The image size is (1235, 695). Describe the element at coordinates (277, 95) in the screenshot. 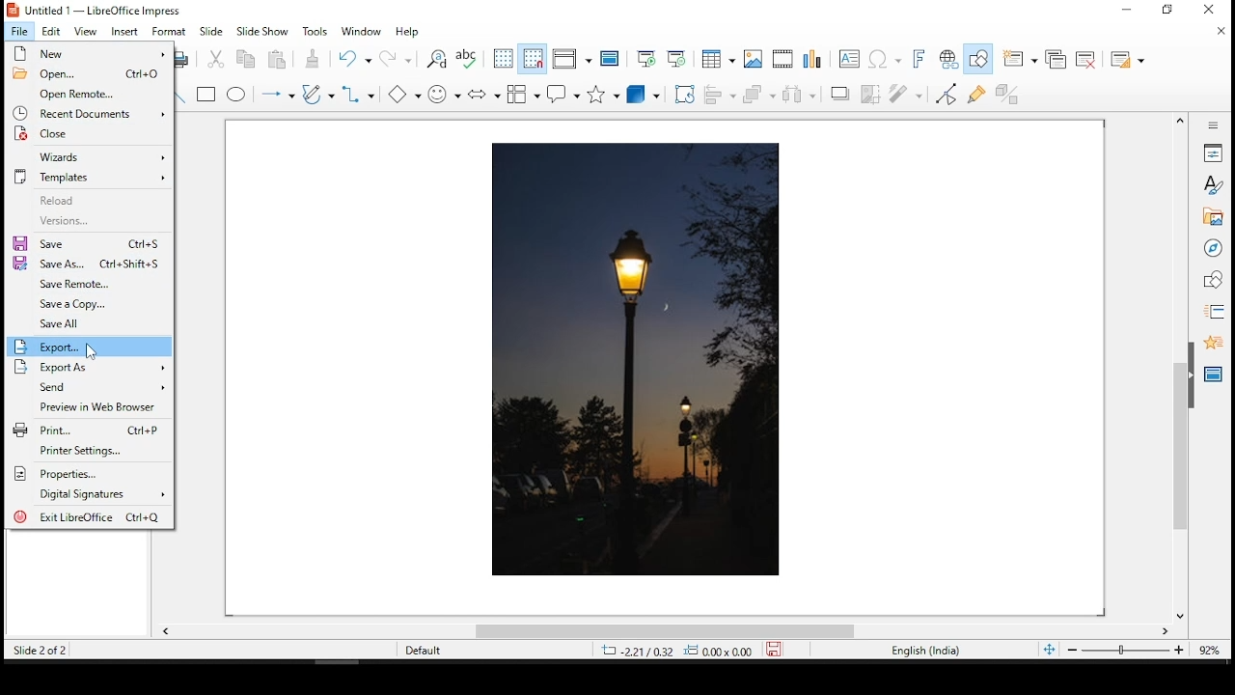

I see `lines and arrows` at that location.